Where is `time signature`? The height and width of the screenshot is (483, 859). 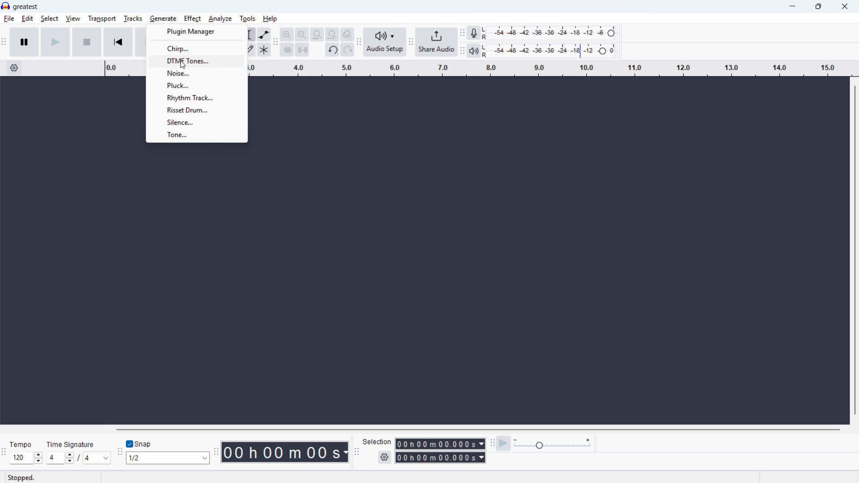 time signature is located at coordinates (71, 444).